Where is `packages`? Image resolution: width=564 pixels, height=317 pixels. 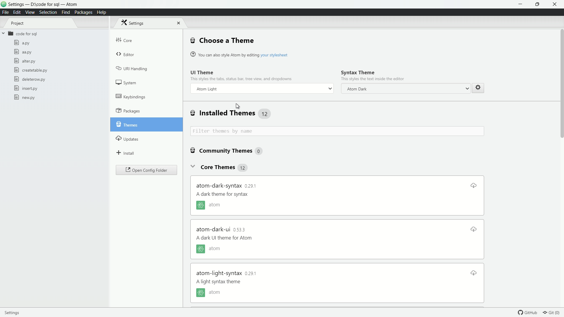
packages is located at coordinates (129, 111).